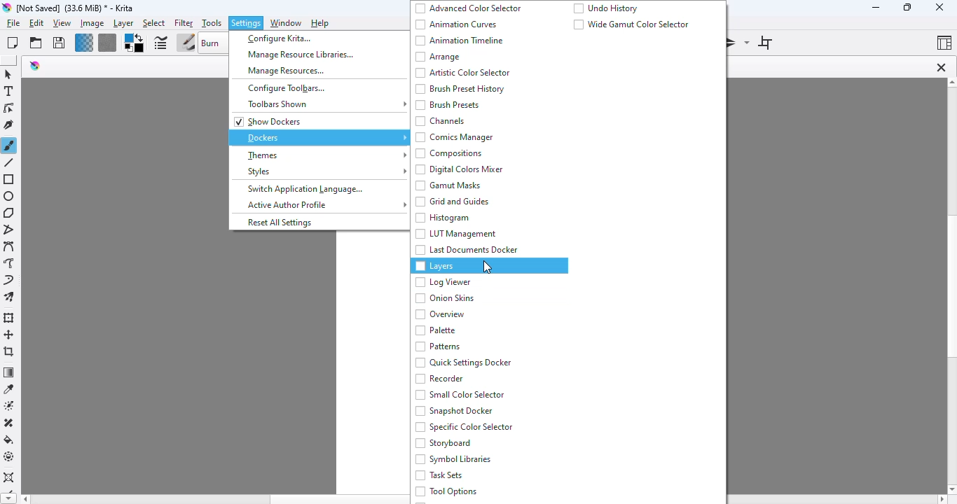 The height and width of the screenshot is (504, 957). Describe the element at coordinates (160, 43) in the screenshot. I see `edit brush settings` at that location.